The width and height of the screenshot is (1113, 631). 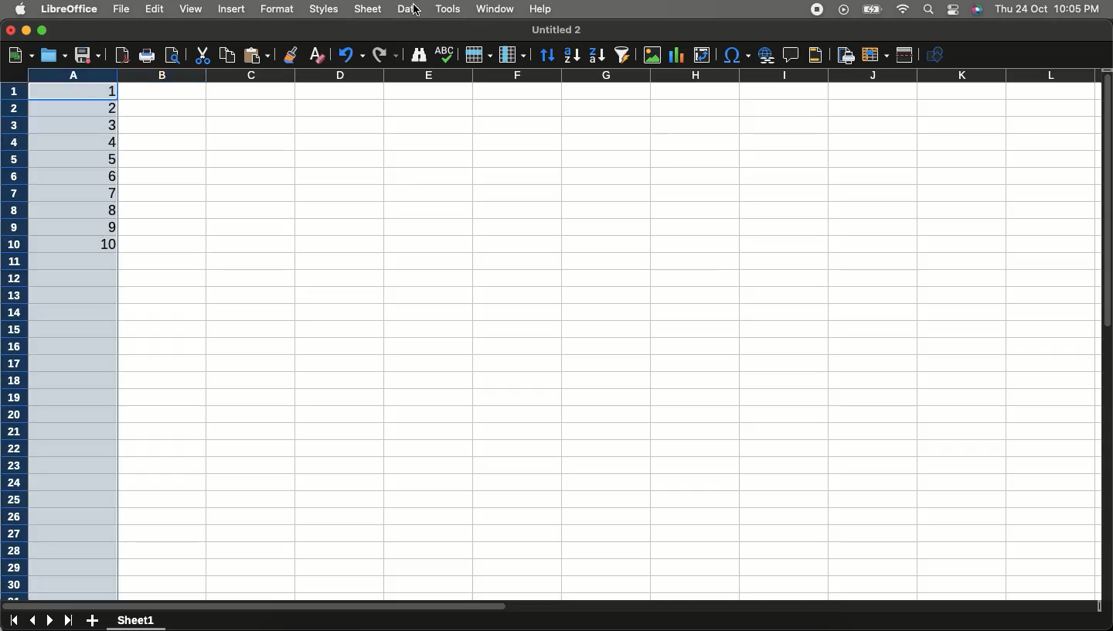 What do you see at coordinates (679, 54) in the screenshot?
I see `Insert chart` at bounding box center [679, 54].